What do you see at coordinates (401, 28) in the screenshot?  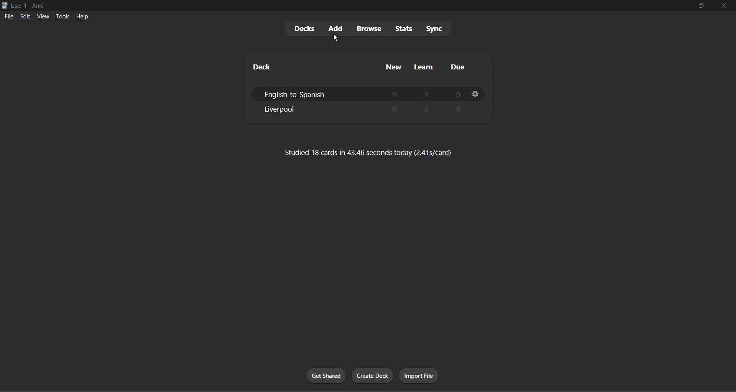 I see `stats` at bounding box center [401, 28].